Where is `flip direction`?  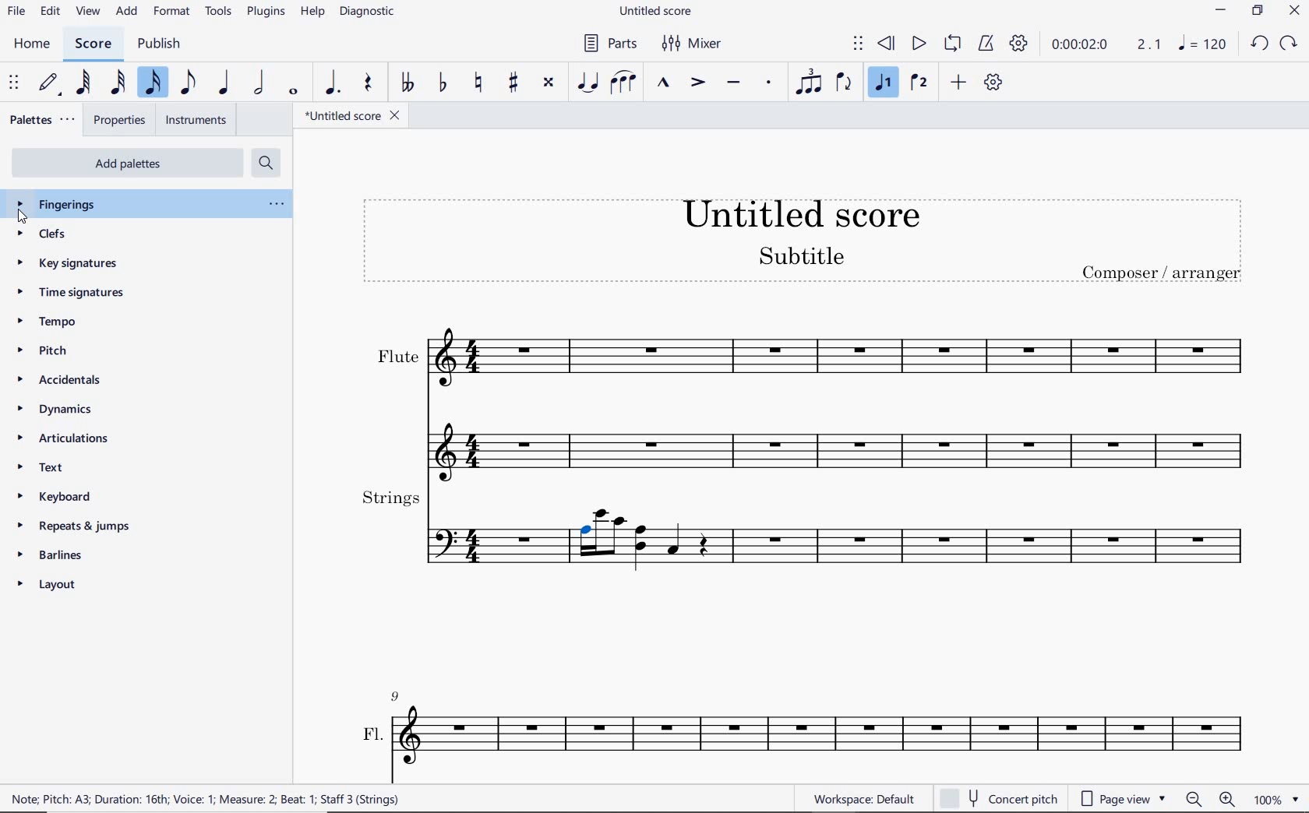 flip direction is located at coordinates (845, 83).